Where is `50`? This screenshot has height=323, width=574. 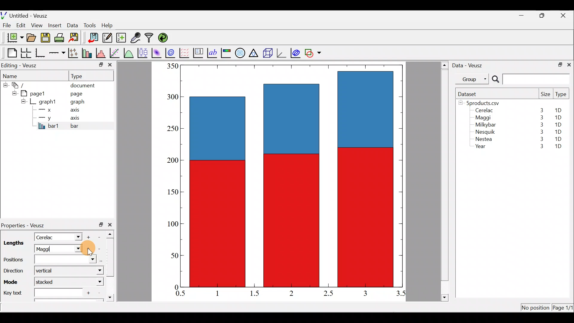
50 is located at coordinates (170, 257).